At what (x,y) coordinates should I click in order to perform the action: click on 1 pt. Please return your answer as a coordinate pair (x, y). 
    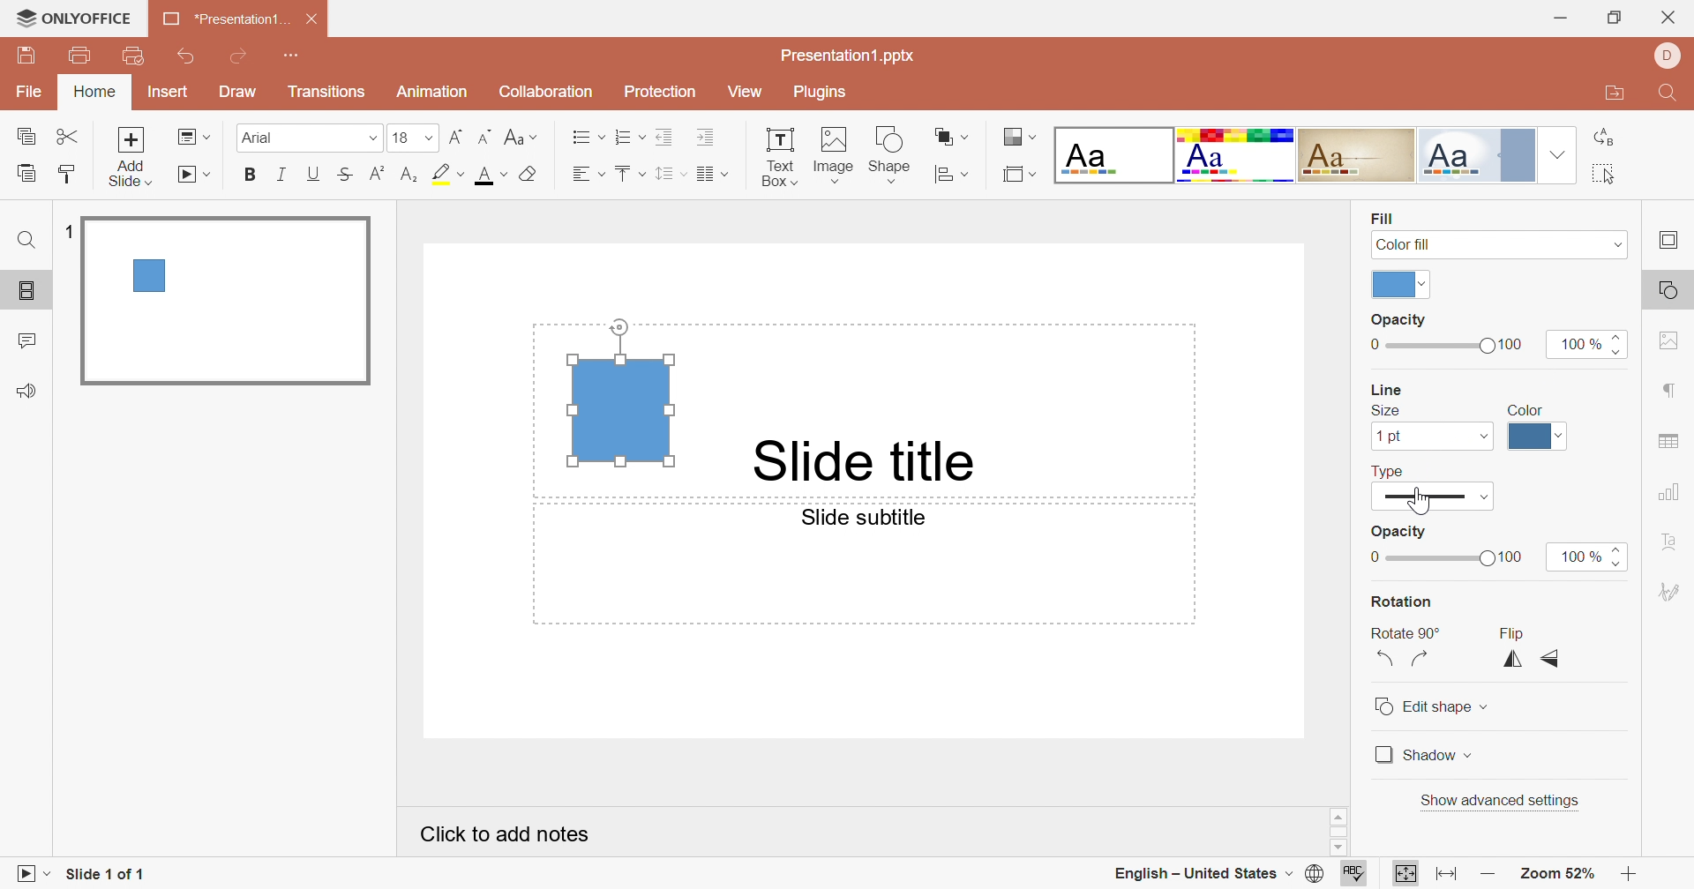
    Looking at the image, I should click on (1388, 437).